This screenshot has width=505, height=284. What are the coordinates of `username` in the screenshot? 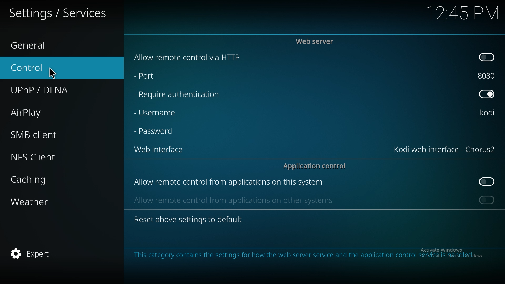 It's located at (156, 113).